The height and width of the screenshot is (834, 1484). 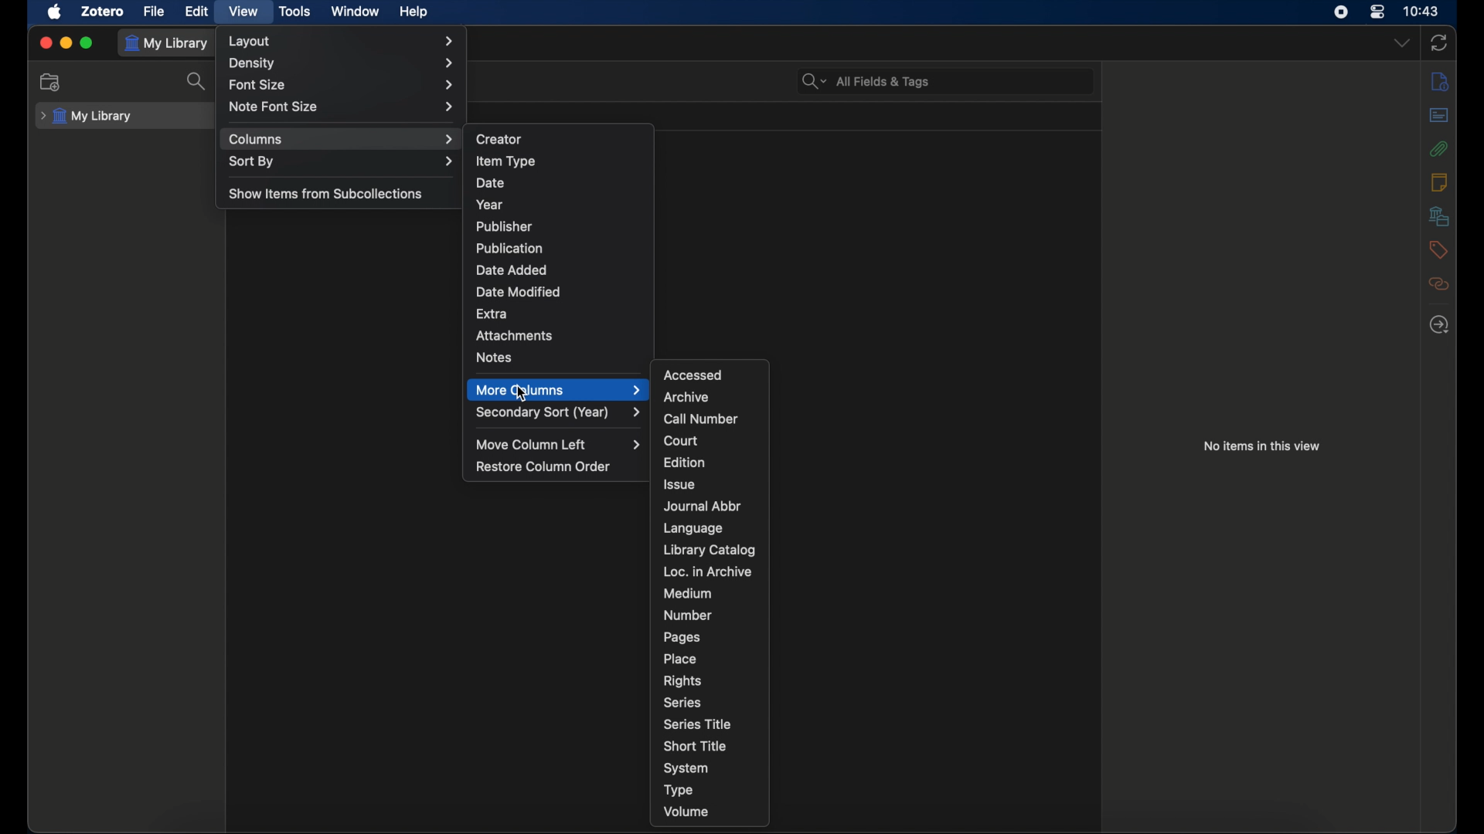 I want to click on minimize, so click(x=66, y=42).